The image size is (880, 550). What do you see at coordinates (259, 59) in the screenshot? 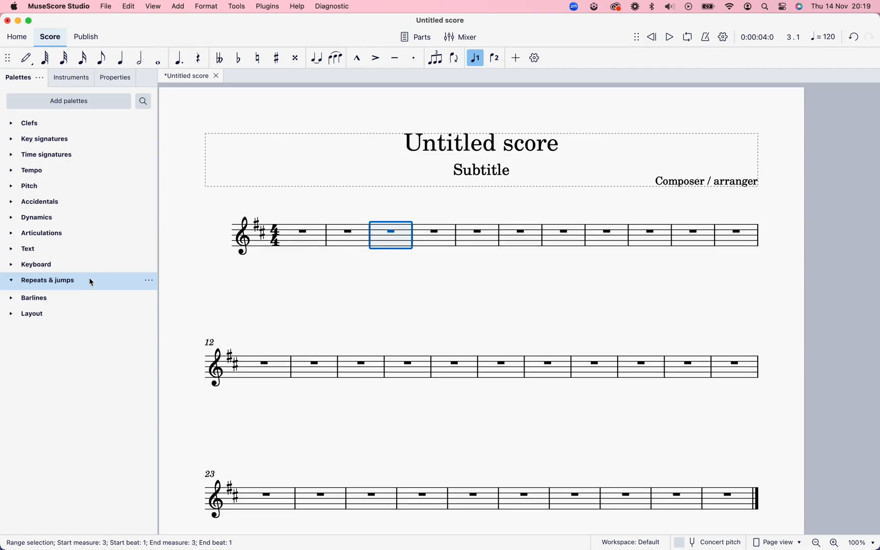
I see `toggle natural` at bounding box center [259, 59].